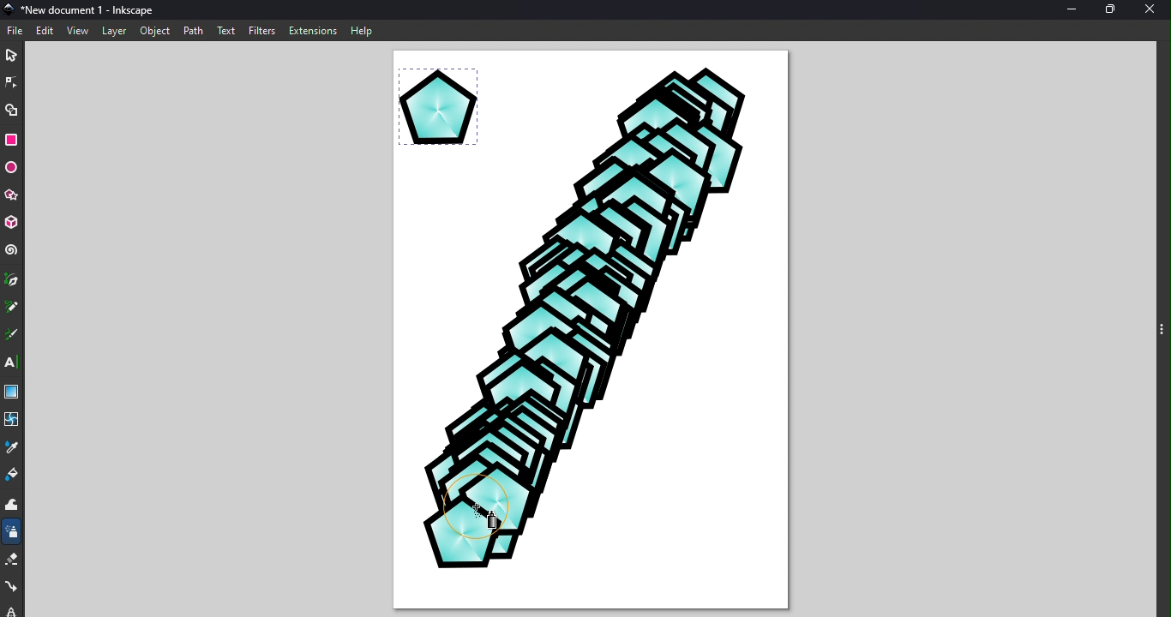  Describe the element at coordinates (11, 362) in the screenshot. I see `Text tool` at that location.